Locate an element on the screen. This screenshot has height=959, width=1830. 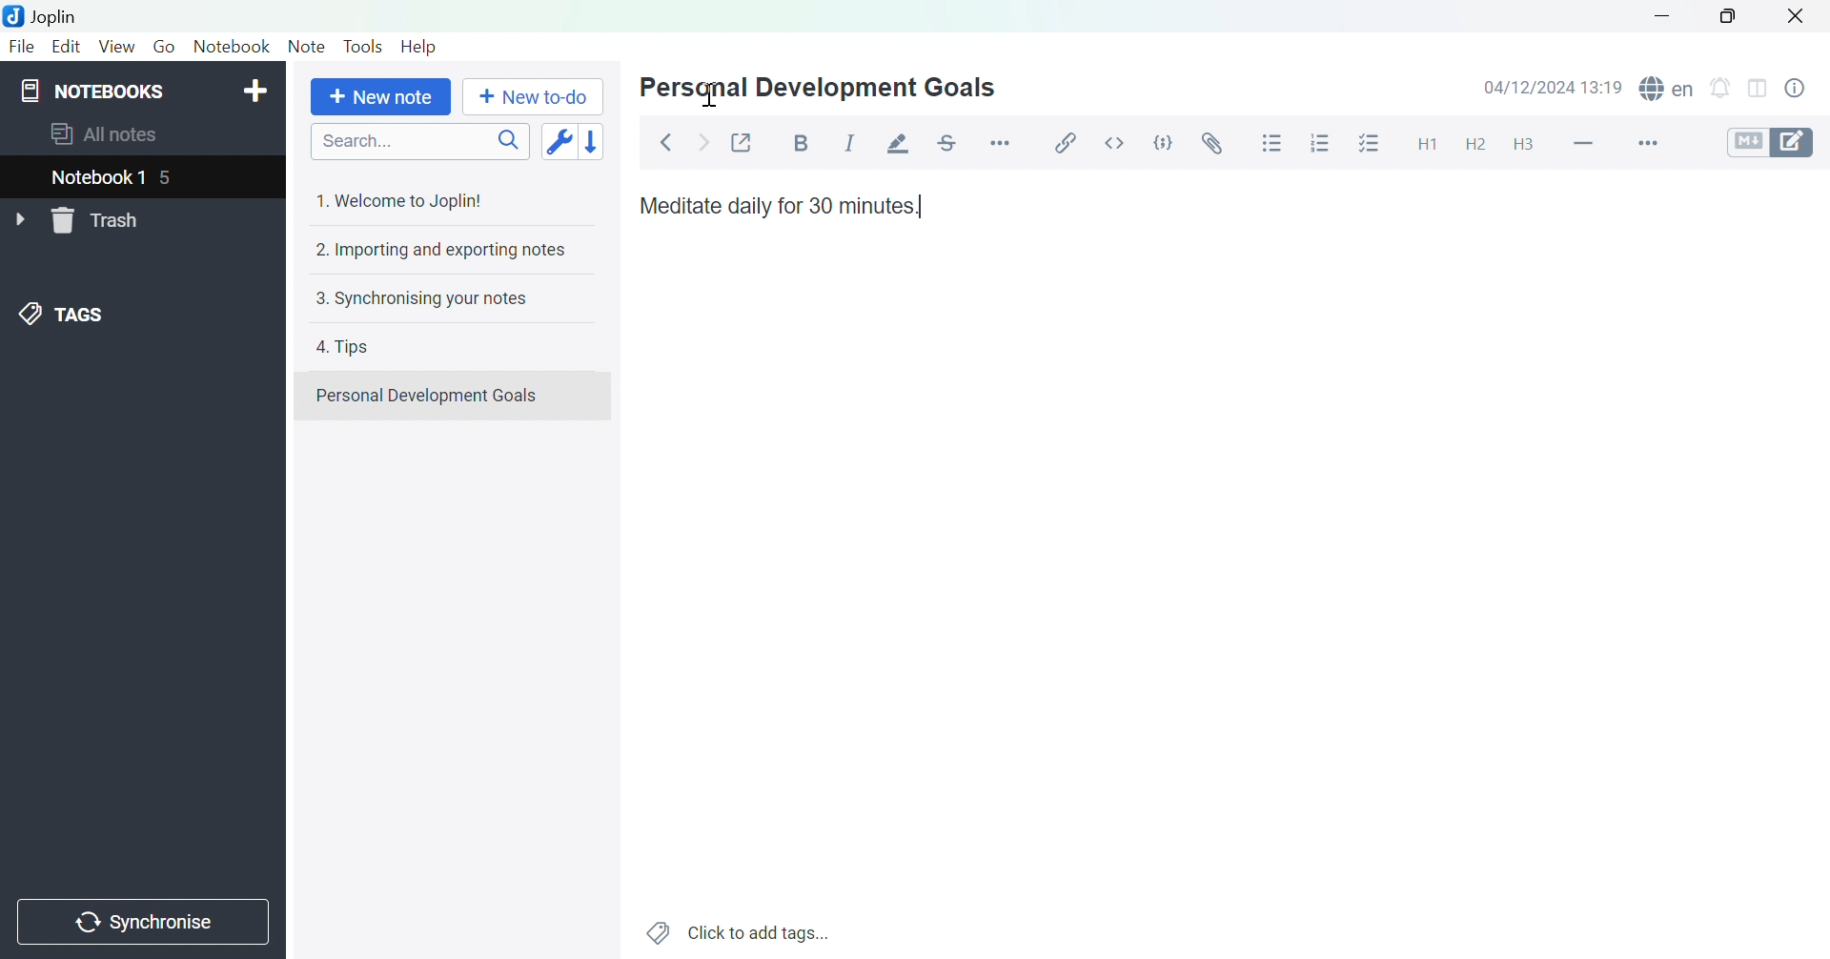
Add notebook is located at coordinates (256, 91).